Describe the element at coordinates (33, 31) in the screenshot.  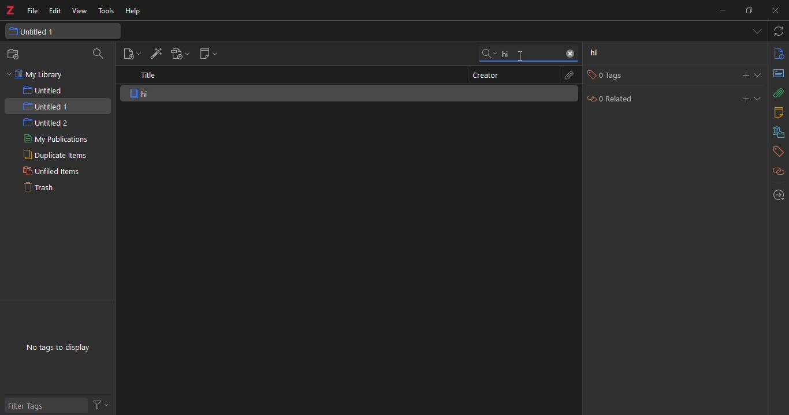
I see `untitled 1` at that location.